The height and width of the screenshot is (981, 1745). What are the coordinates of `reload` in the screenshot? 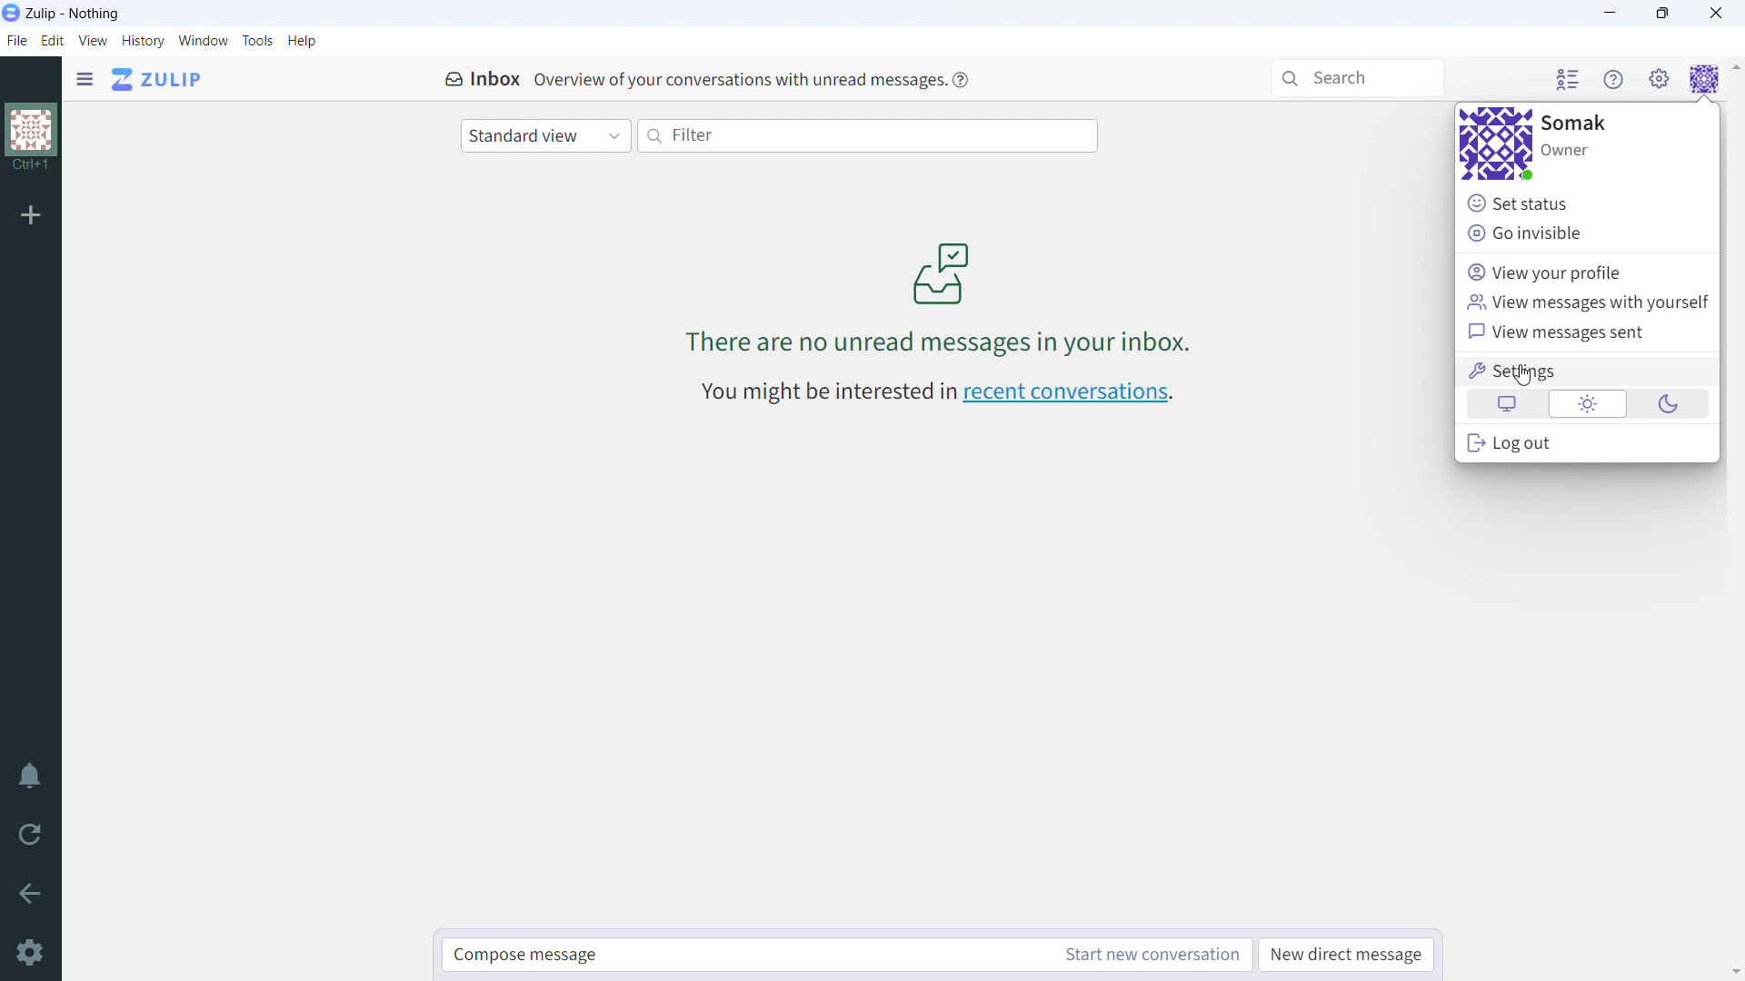 It's located at (29, 833).